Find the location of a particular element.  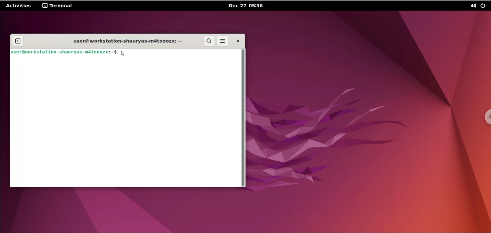

cursor is located at coordinates (125, 54).